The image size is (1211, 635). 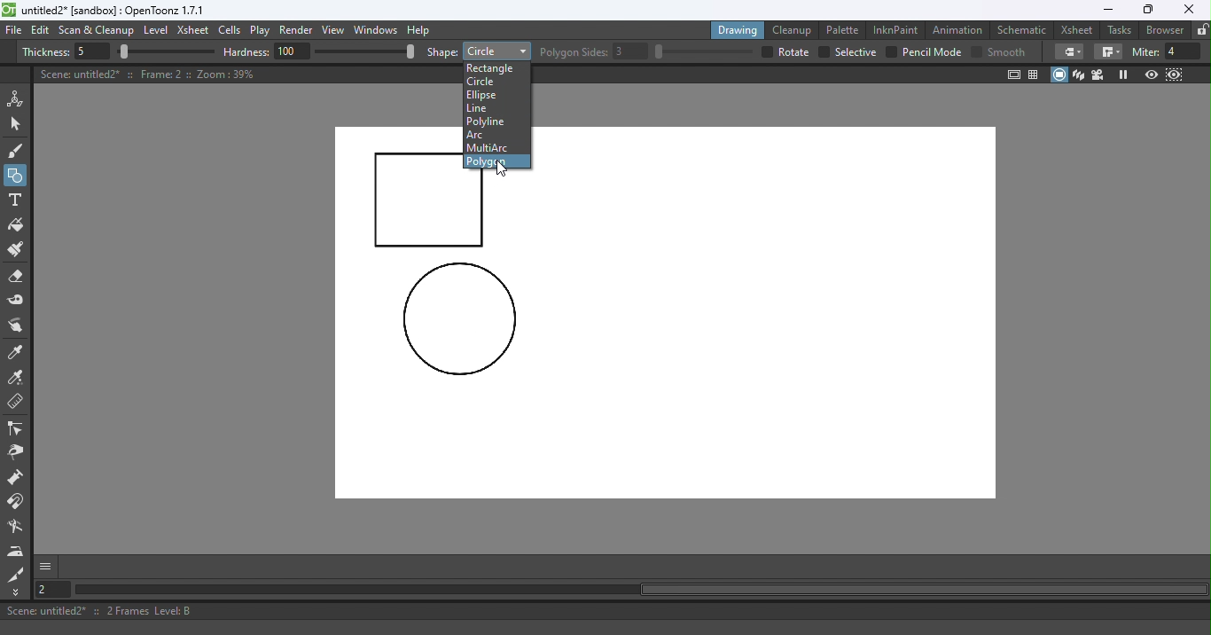 What do you see at coordinates (765, 51) in the screenshot?
I see `checkbox` at bounding box center [765, 51].